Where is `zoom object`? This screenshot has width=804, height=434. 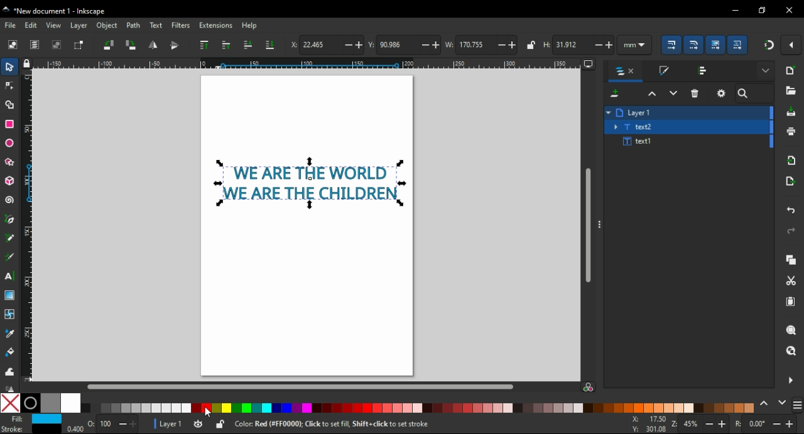
zoom object is located at coordinates (790, 330).